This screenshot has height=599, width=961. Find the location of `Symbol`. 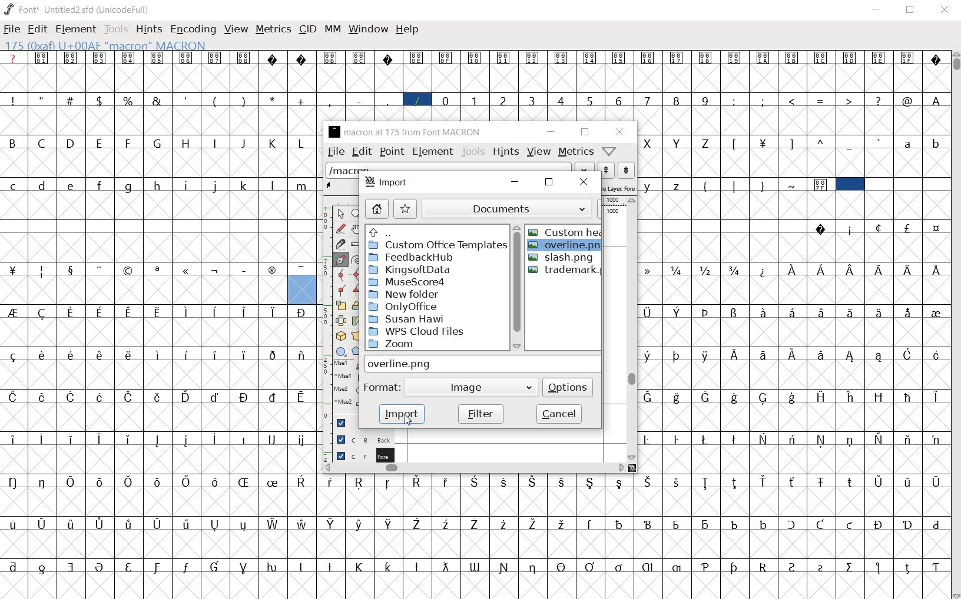

Symbol is located at coordinates (562, 58).